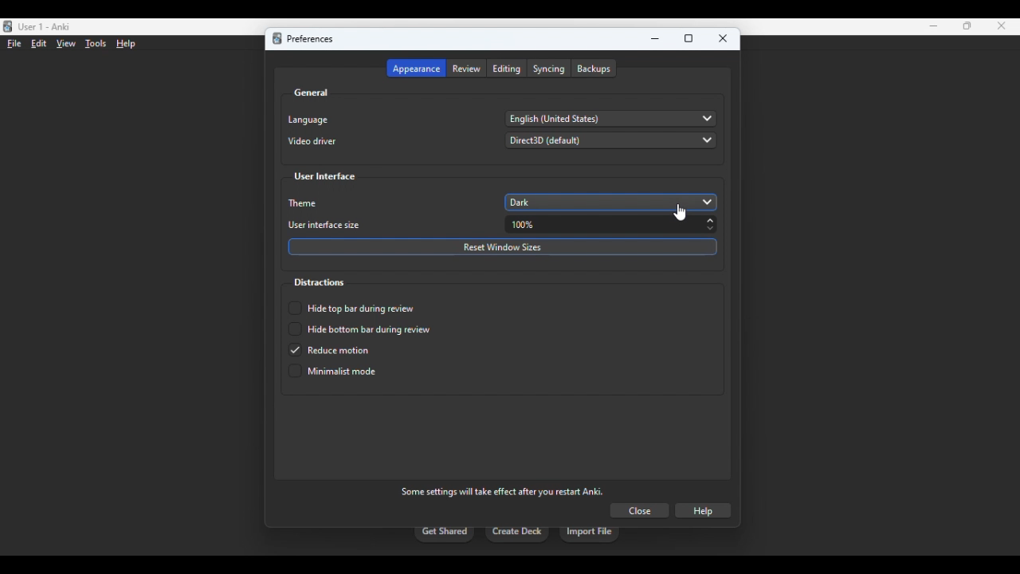 This screenshot has width=1020, height=574. What do you see at coordinates (277, 38) in the screenshot?
I see `logo` at bounding box center [277, 38].